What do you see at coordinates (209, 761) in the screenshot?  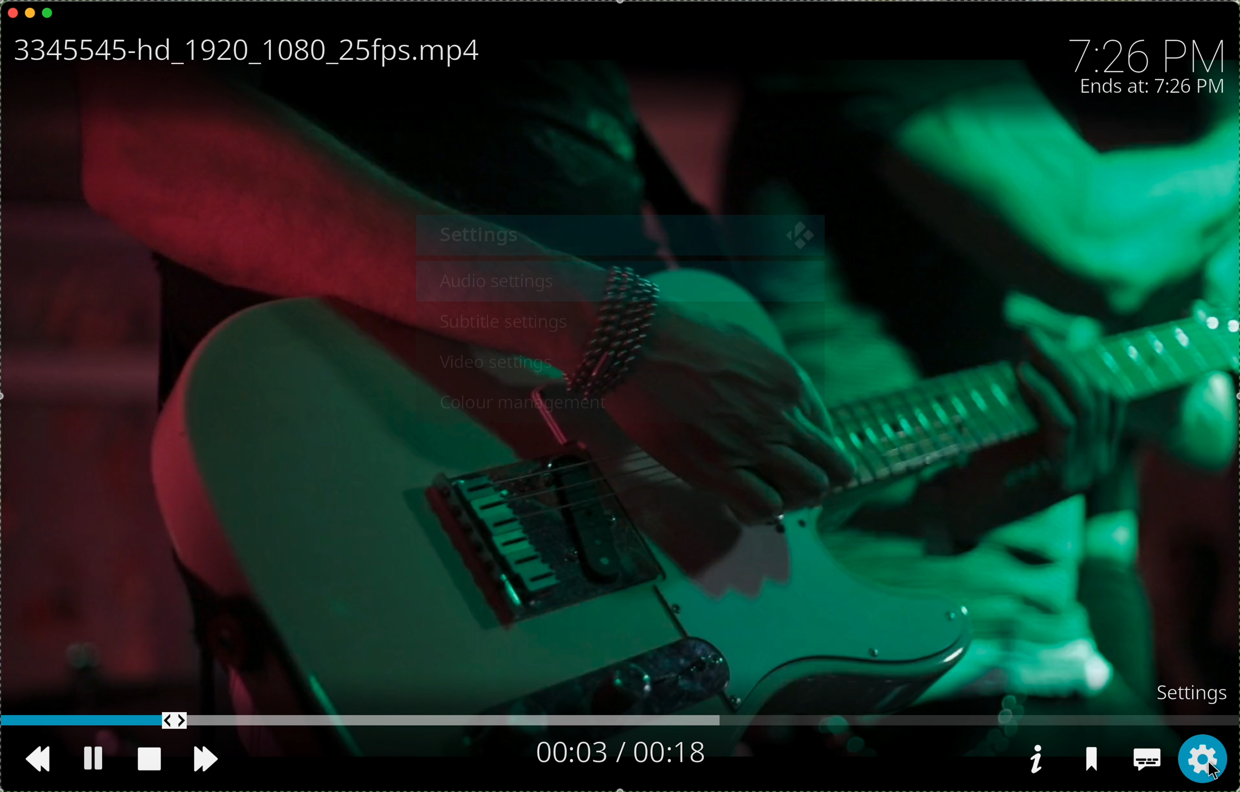 I see `move foward` at bounding box center [209, 761].